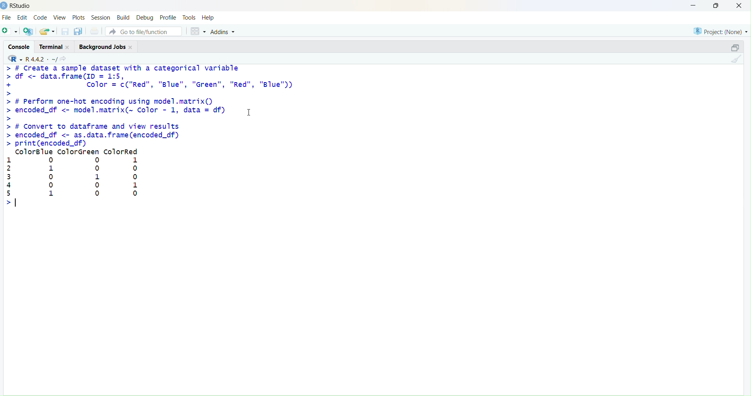 This screenshot has height=396, width=751. I want to click on terminal, so click(51, 47).